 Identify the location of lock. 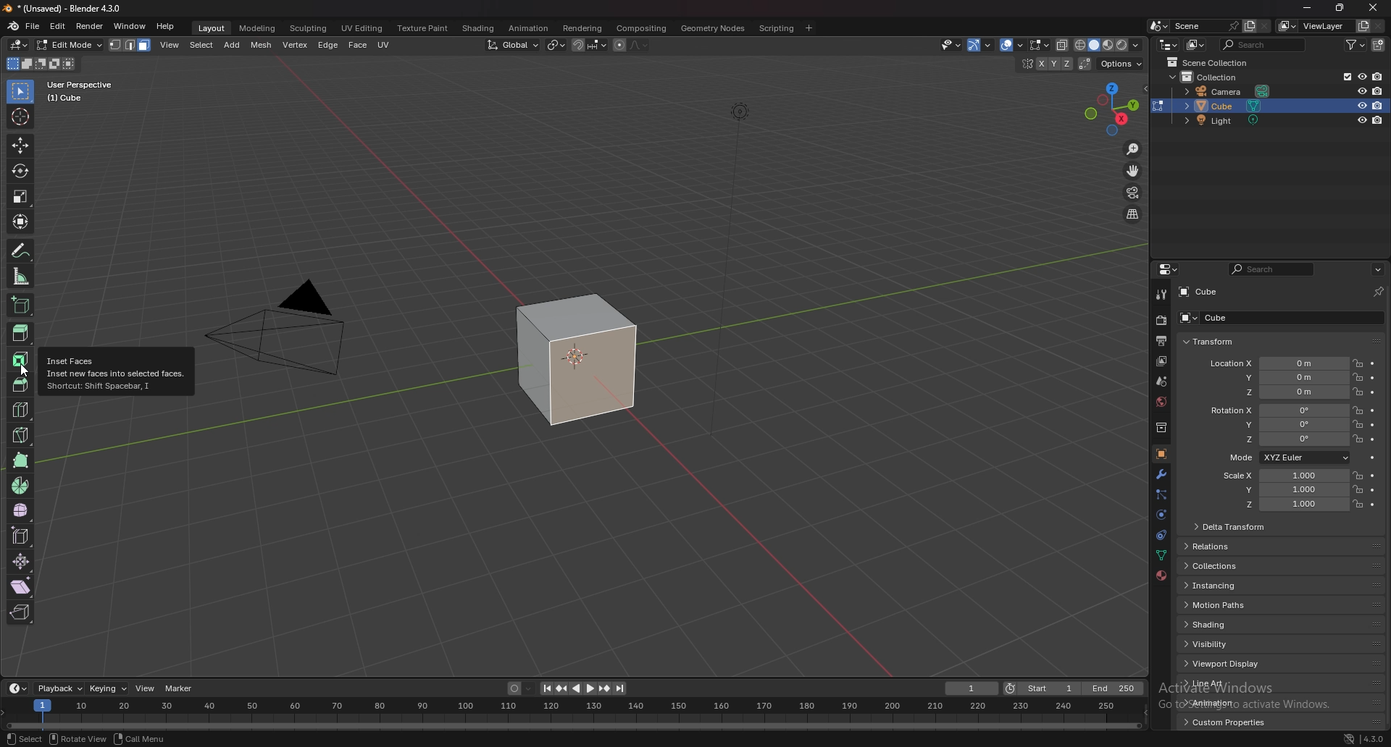
(1358, 376).